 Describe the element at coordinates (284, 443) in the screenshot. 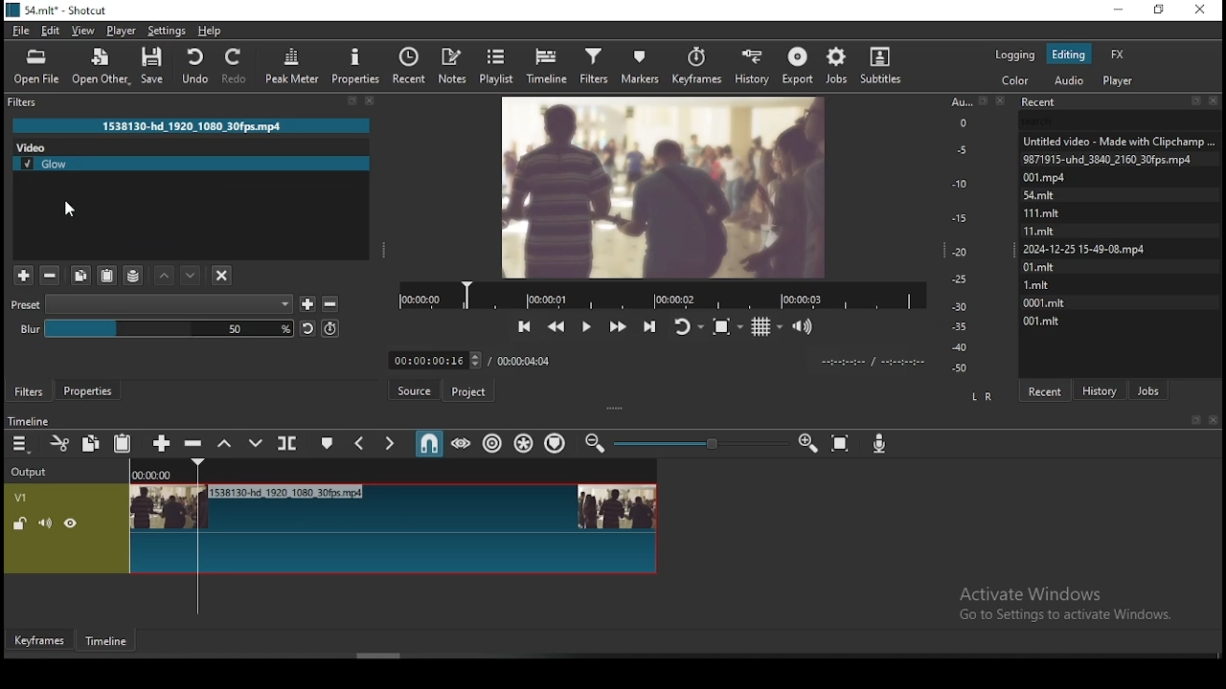

I see `split at playhead` at that location.